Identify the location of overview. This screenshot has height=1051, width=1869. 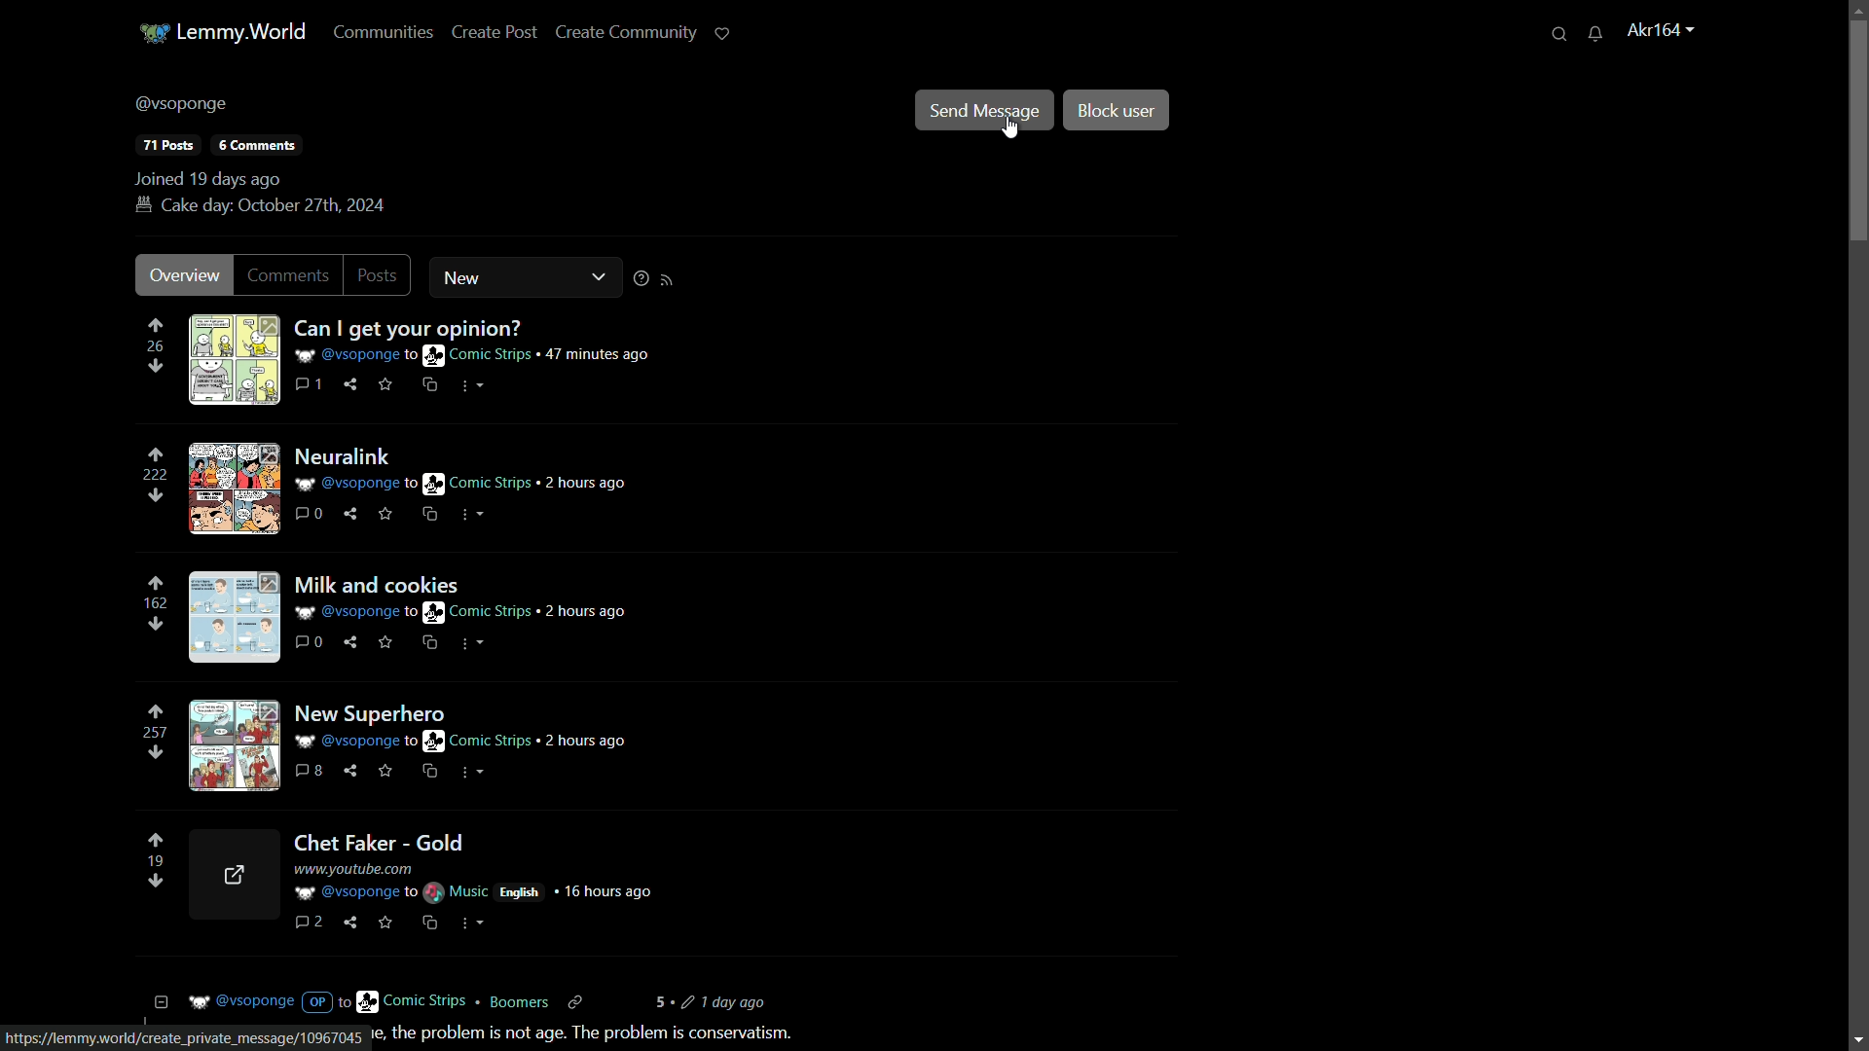
(184, 275).